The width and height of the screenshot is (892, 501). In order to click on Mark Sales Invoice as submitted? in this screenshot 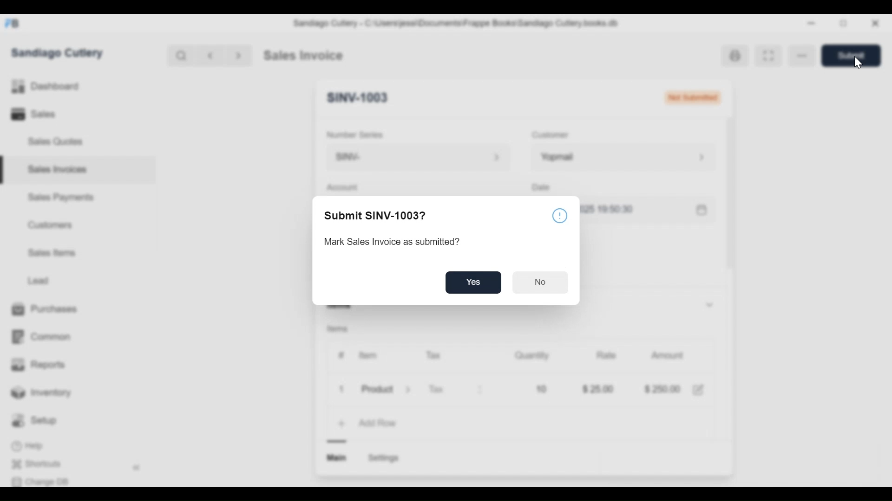, I will do `click(394, 242)`.